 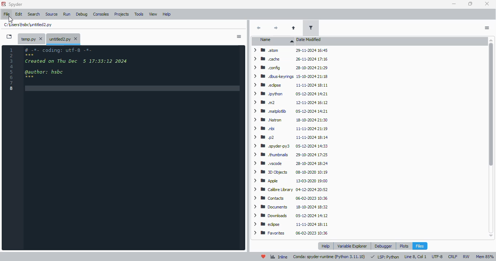 I want to click on debugger, so click(x=383, y=246).